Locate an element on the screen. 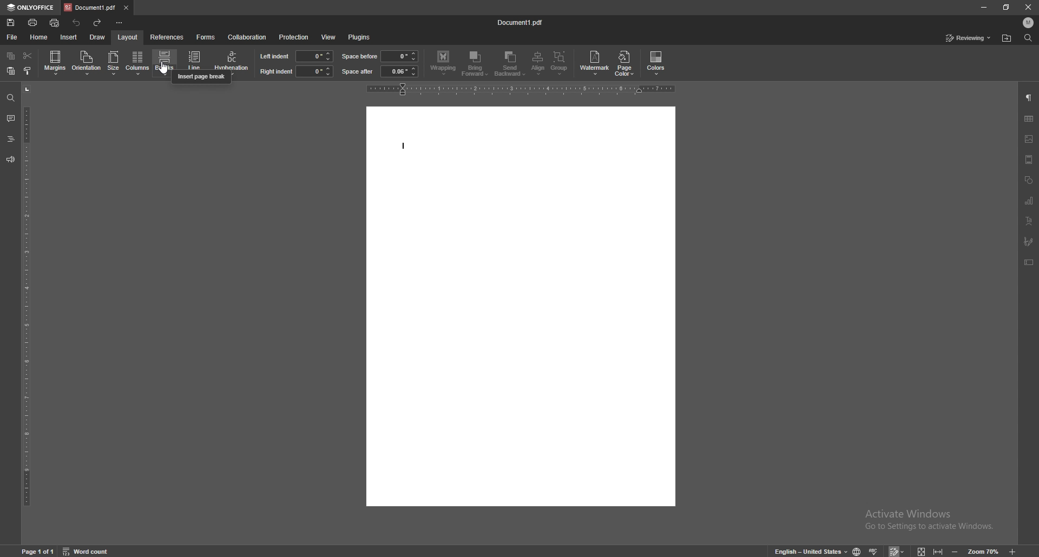 The height and width of the screenshot is (557, 1039). space after is located at coordinates (399, 71).